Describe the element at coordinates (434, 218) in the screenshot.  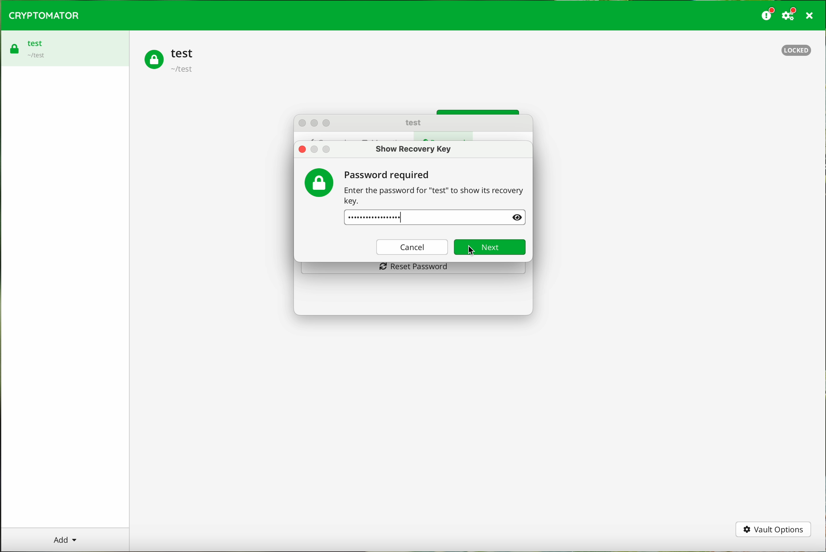
I see `password` at that location.